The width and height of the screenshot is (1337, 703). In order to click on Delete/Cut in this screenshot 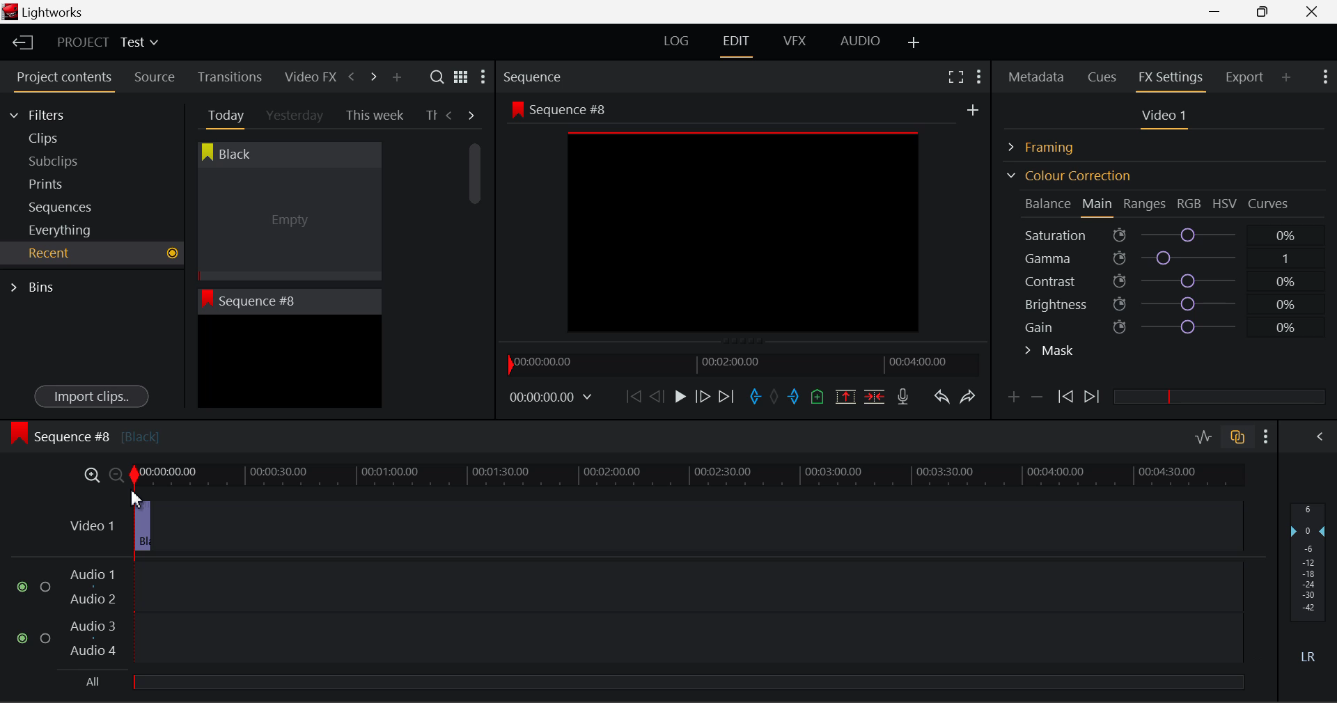, I will do `click(875, 396)`.